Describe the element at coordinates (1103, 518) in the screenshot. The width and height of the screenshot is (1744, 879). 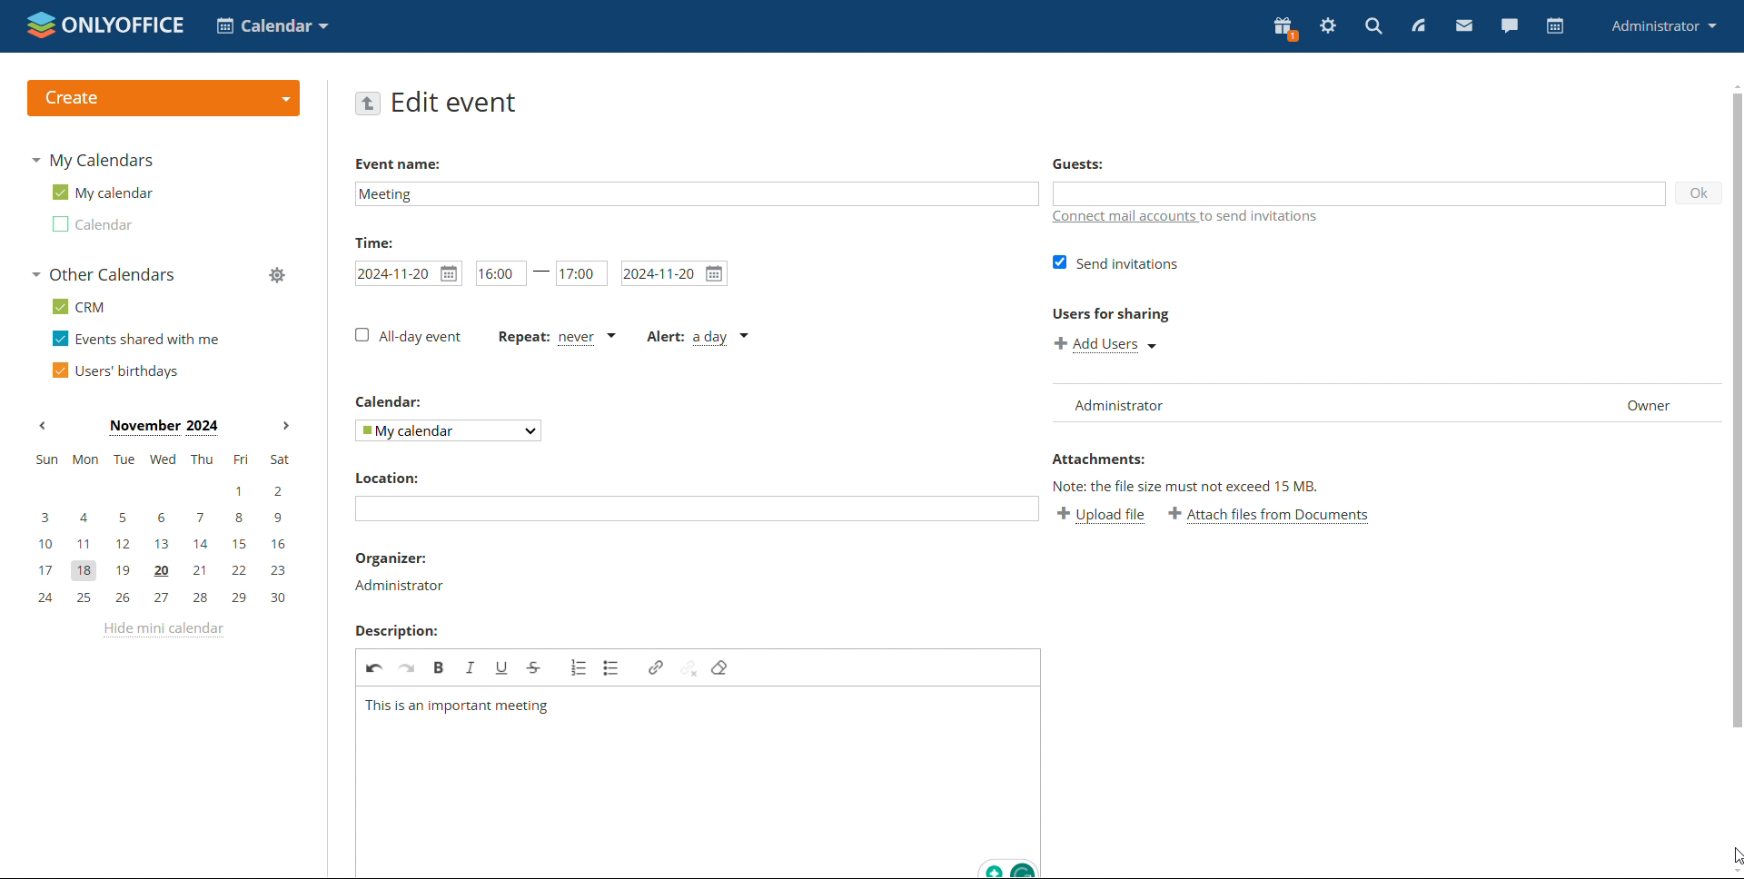
I see `upload file` at that location.